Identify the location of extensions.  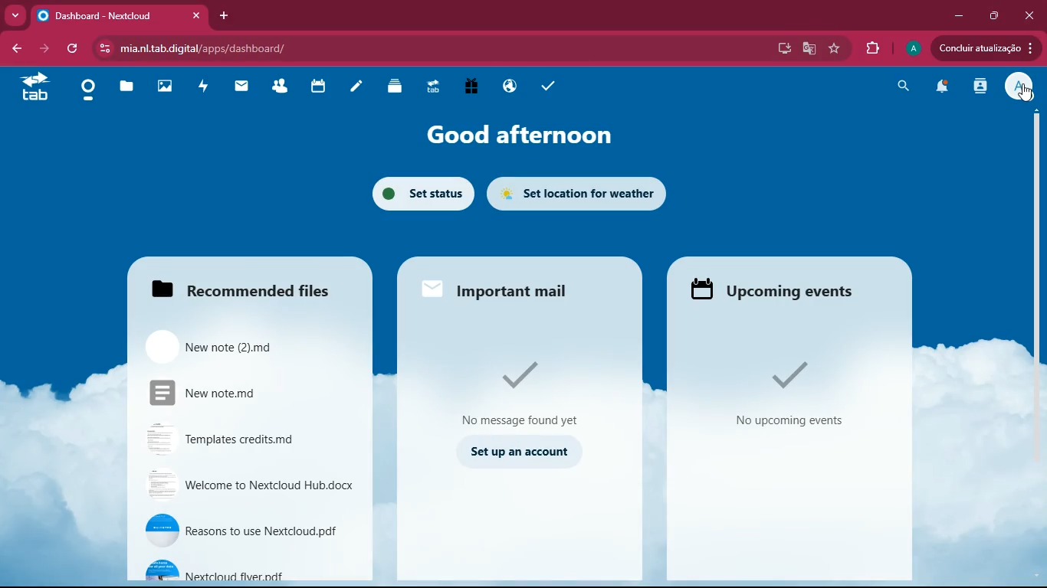
(874, 48).